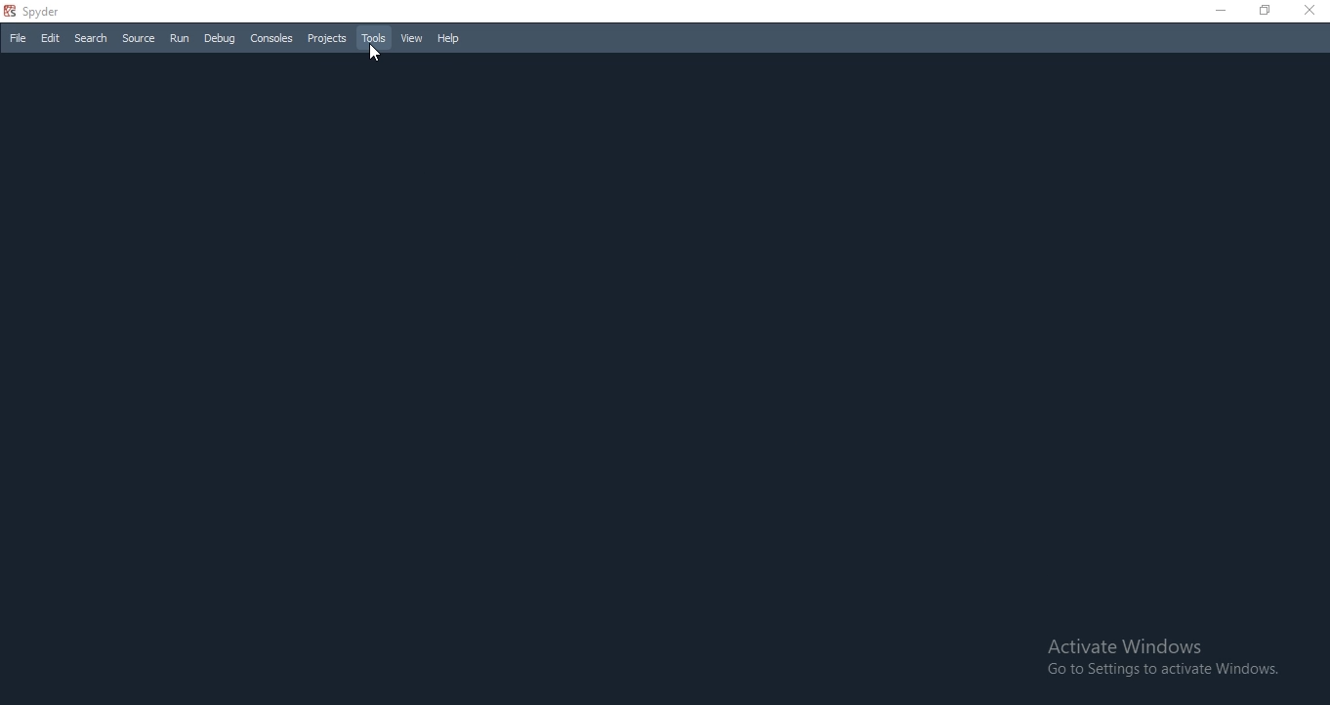 This screenshot has height=705, width=1330. Describe the element at coordinates (410, 38) in the screenshot. I see `View` at that location.